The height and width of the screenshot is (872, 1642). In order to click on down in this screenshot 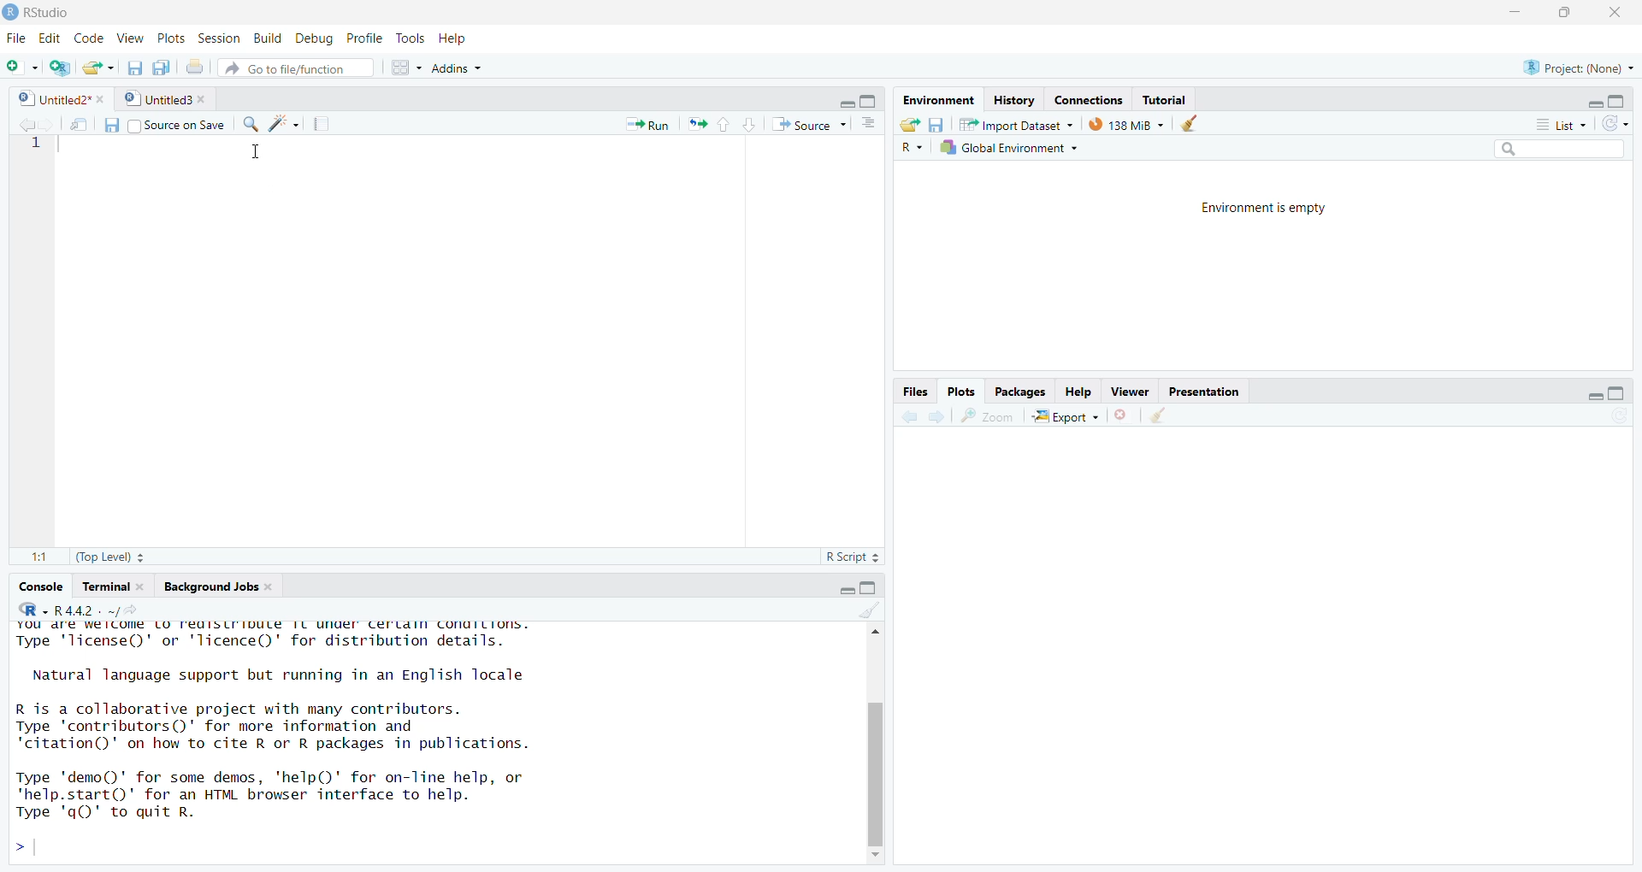, I will do `click(753, 124)`.